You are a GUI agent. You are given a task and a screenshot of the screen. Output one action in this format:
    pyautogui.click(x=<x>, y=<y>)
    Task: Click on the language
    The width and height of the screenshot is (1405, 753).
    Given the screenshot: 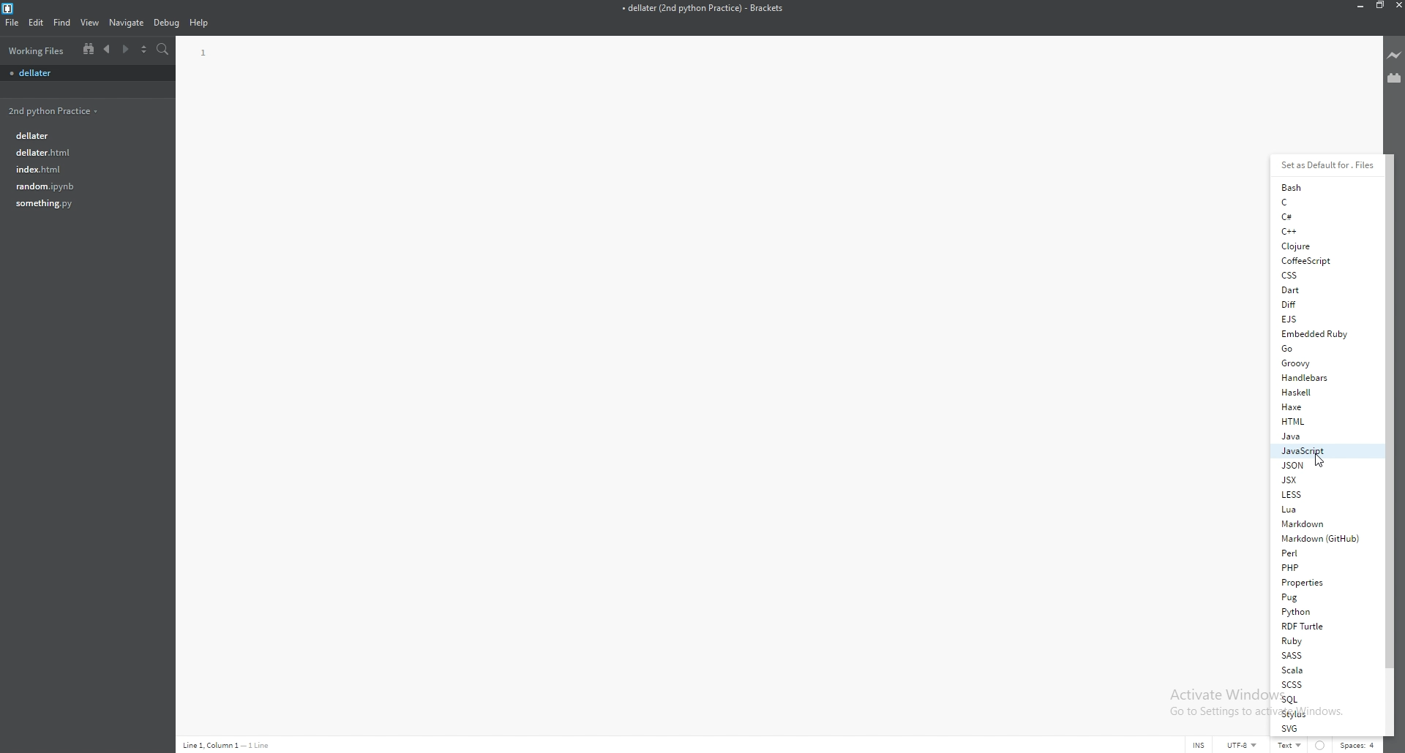 What is the action you would take?
    pyautogui.click(x=1290, y=745)
    